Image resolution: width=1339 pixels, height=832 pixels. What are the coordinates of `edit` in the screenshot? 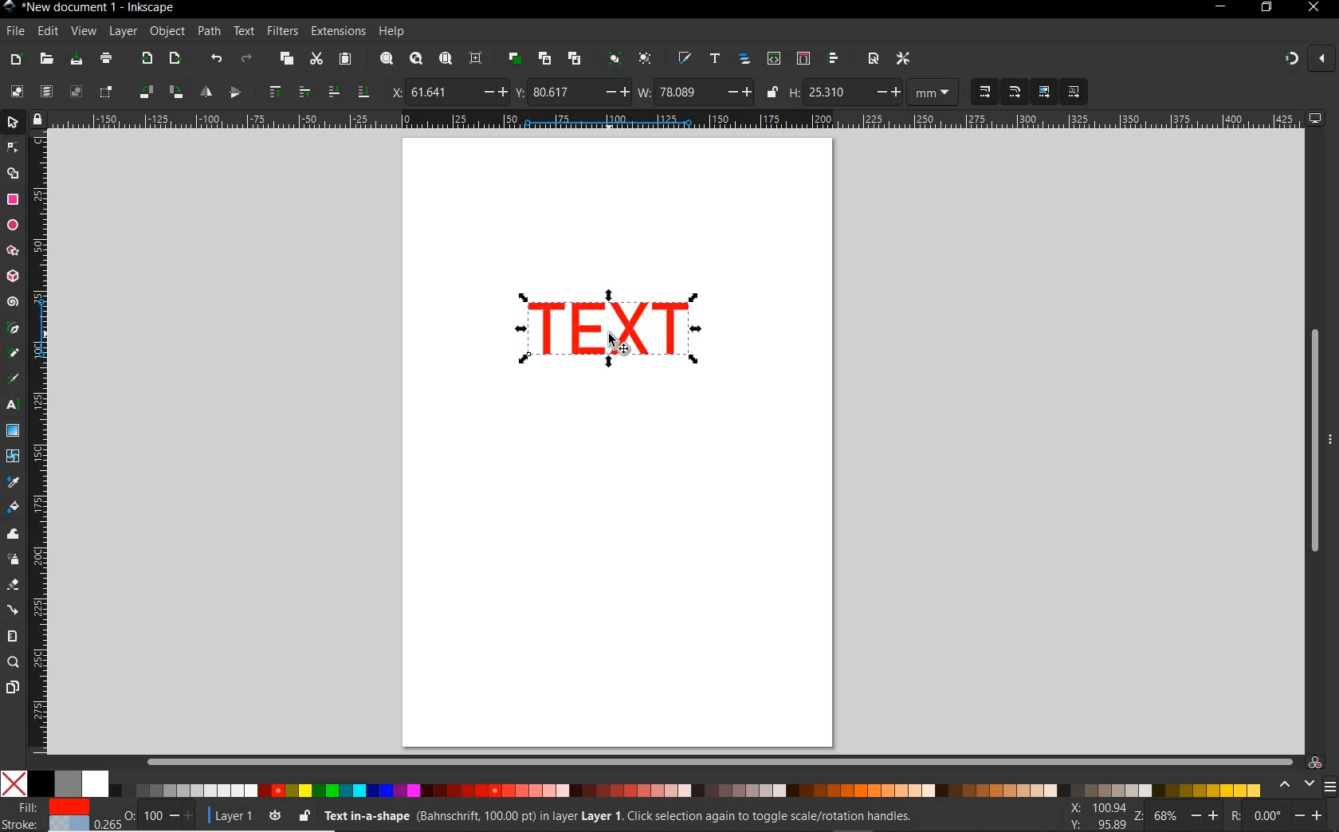 It's located at (47, 31).